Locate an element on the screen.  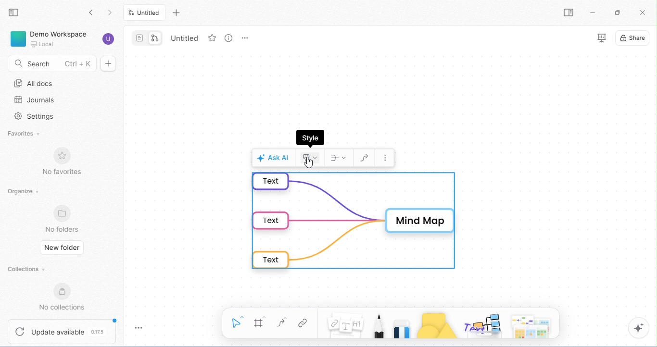
presentation is located at coordinates (602, 38).